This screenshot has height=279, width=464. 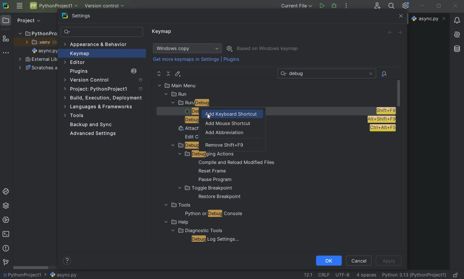 I want to click on edit shortcut, so click(x=177, y=74).